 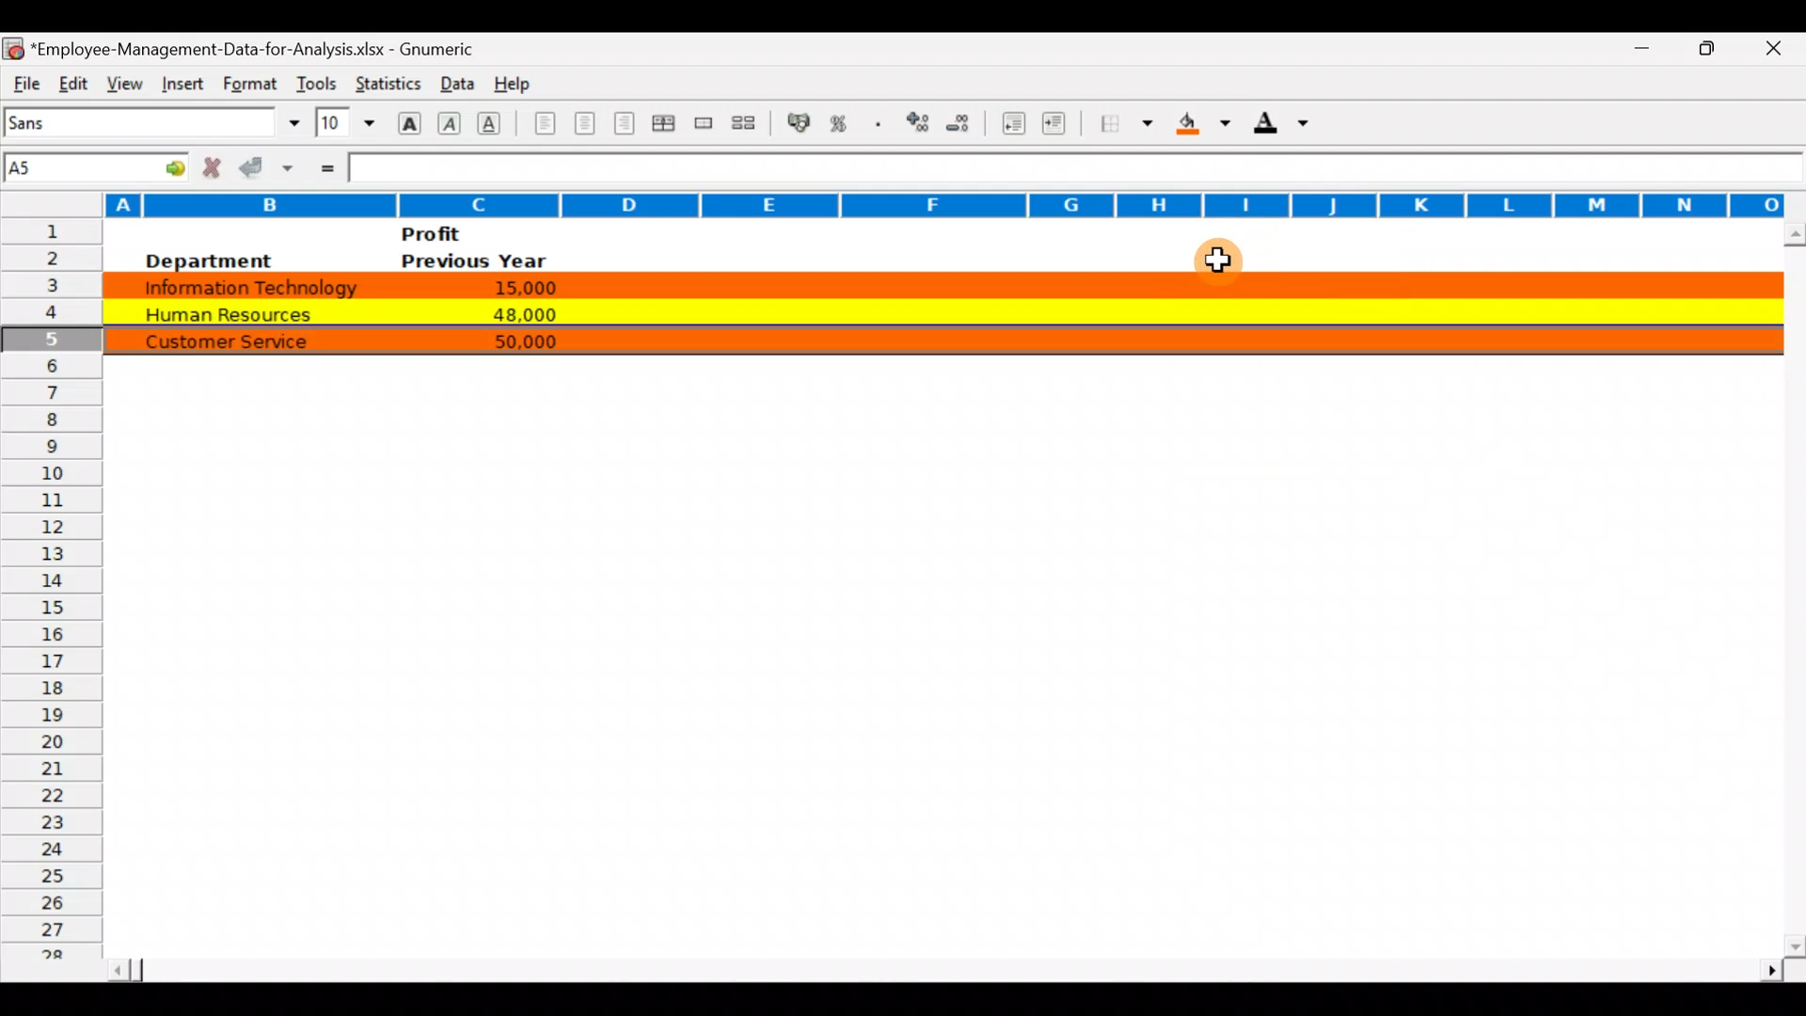 What do you see at coordinates (316, 79) in the screenshot?
I see `Tools` at bounding box center [316, 79].